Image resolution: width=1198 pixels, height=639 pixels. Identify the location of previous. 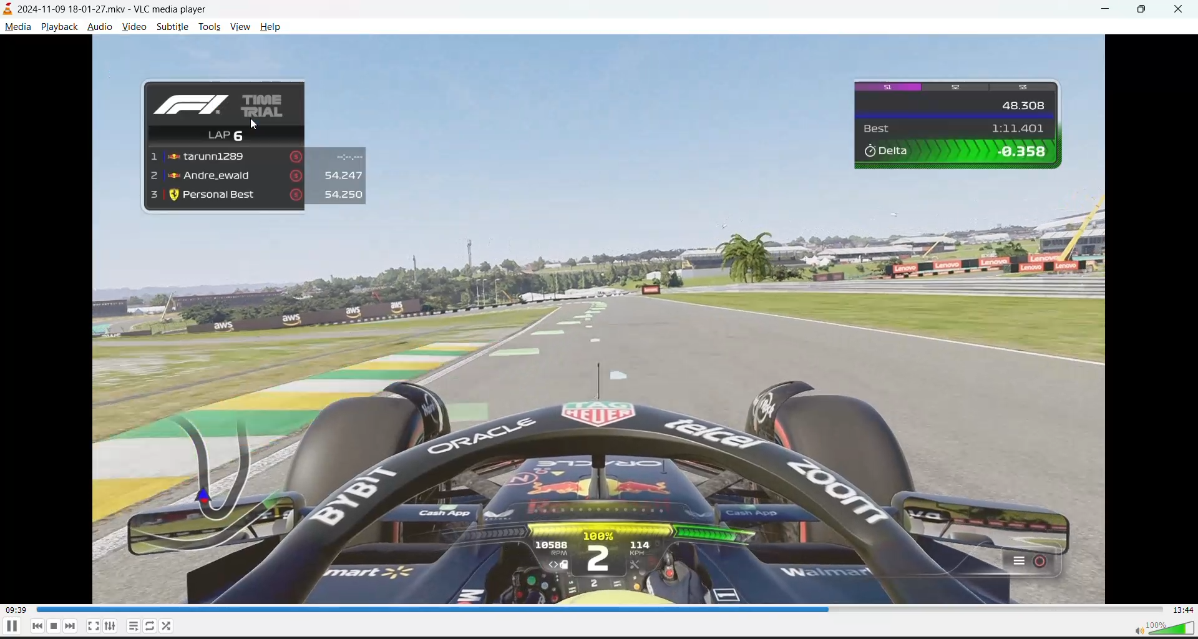
(37, 626).